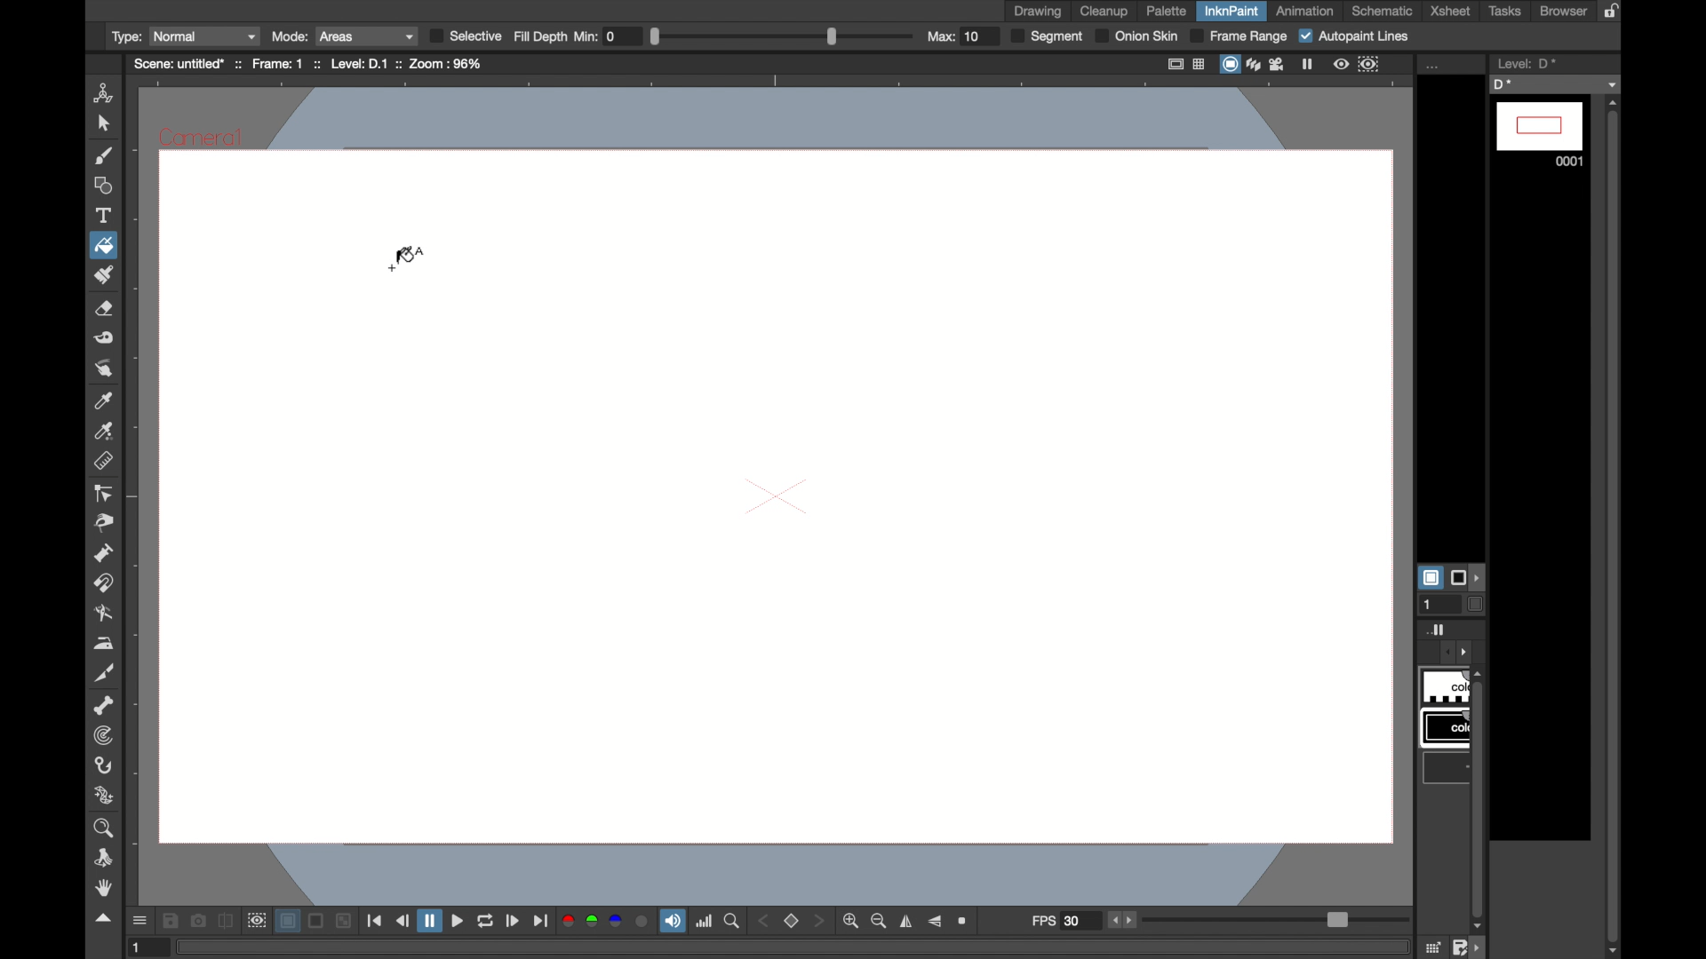 This screenshot has height=959, width=1706. I want to click on back, so click(761, 923).